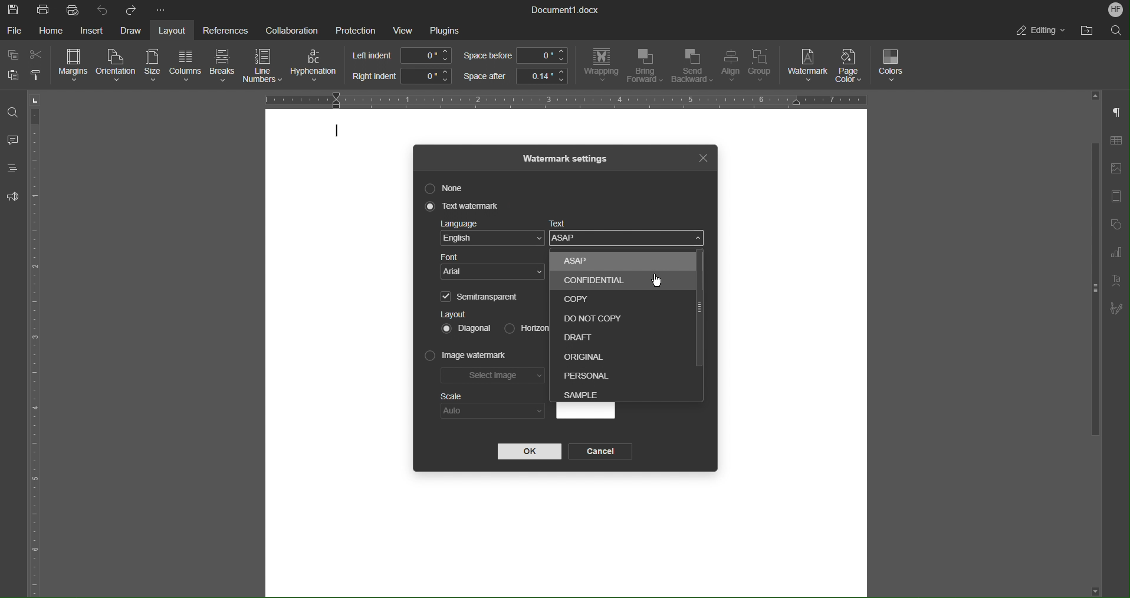 This screenshot has width=1130, height=598. Describe the element at coordinates (132, 31) in the screenshot. I see `Draw` at that location.